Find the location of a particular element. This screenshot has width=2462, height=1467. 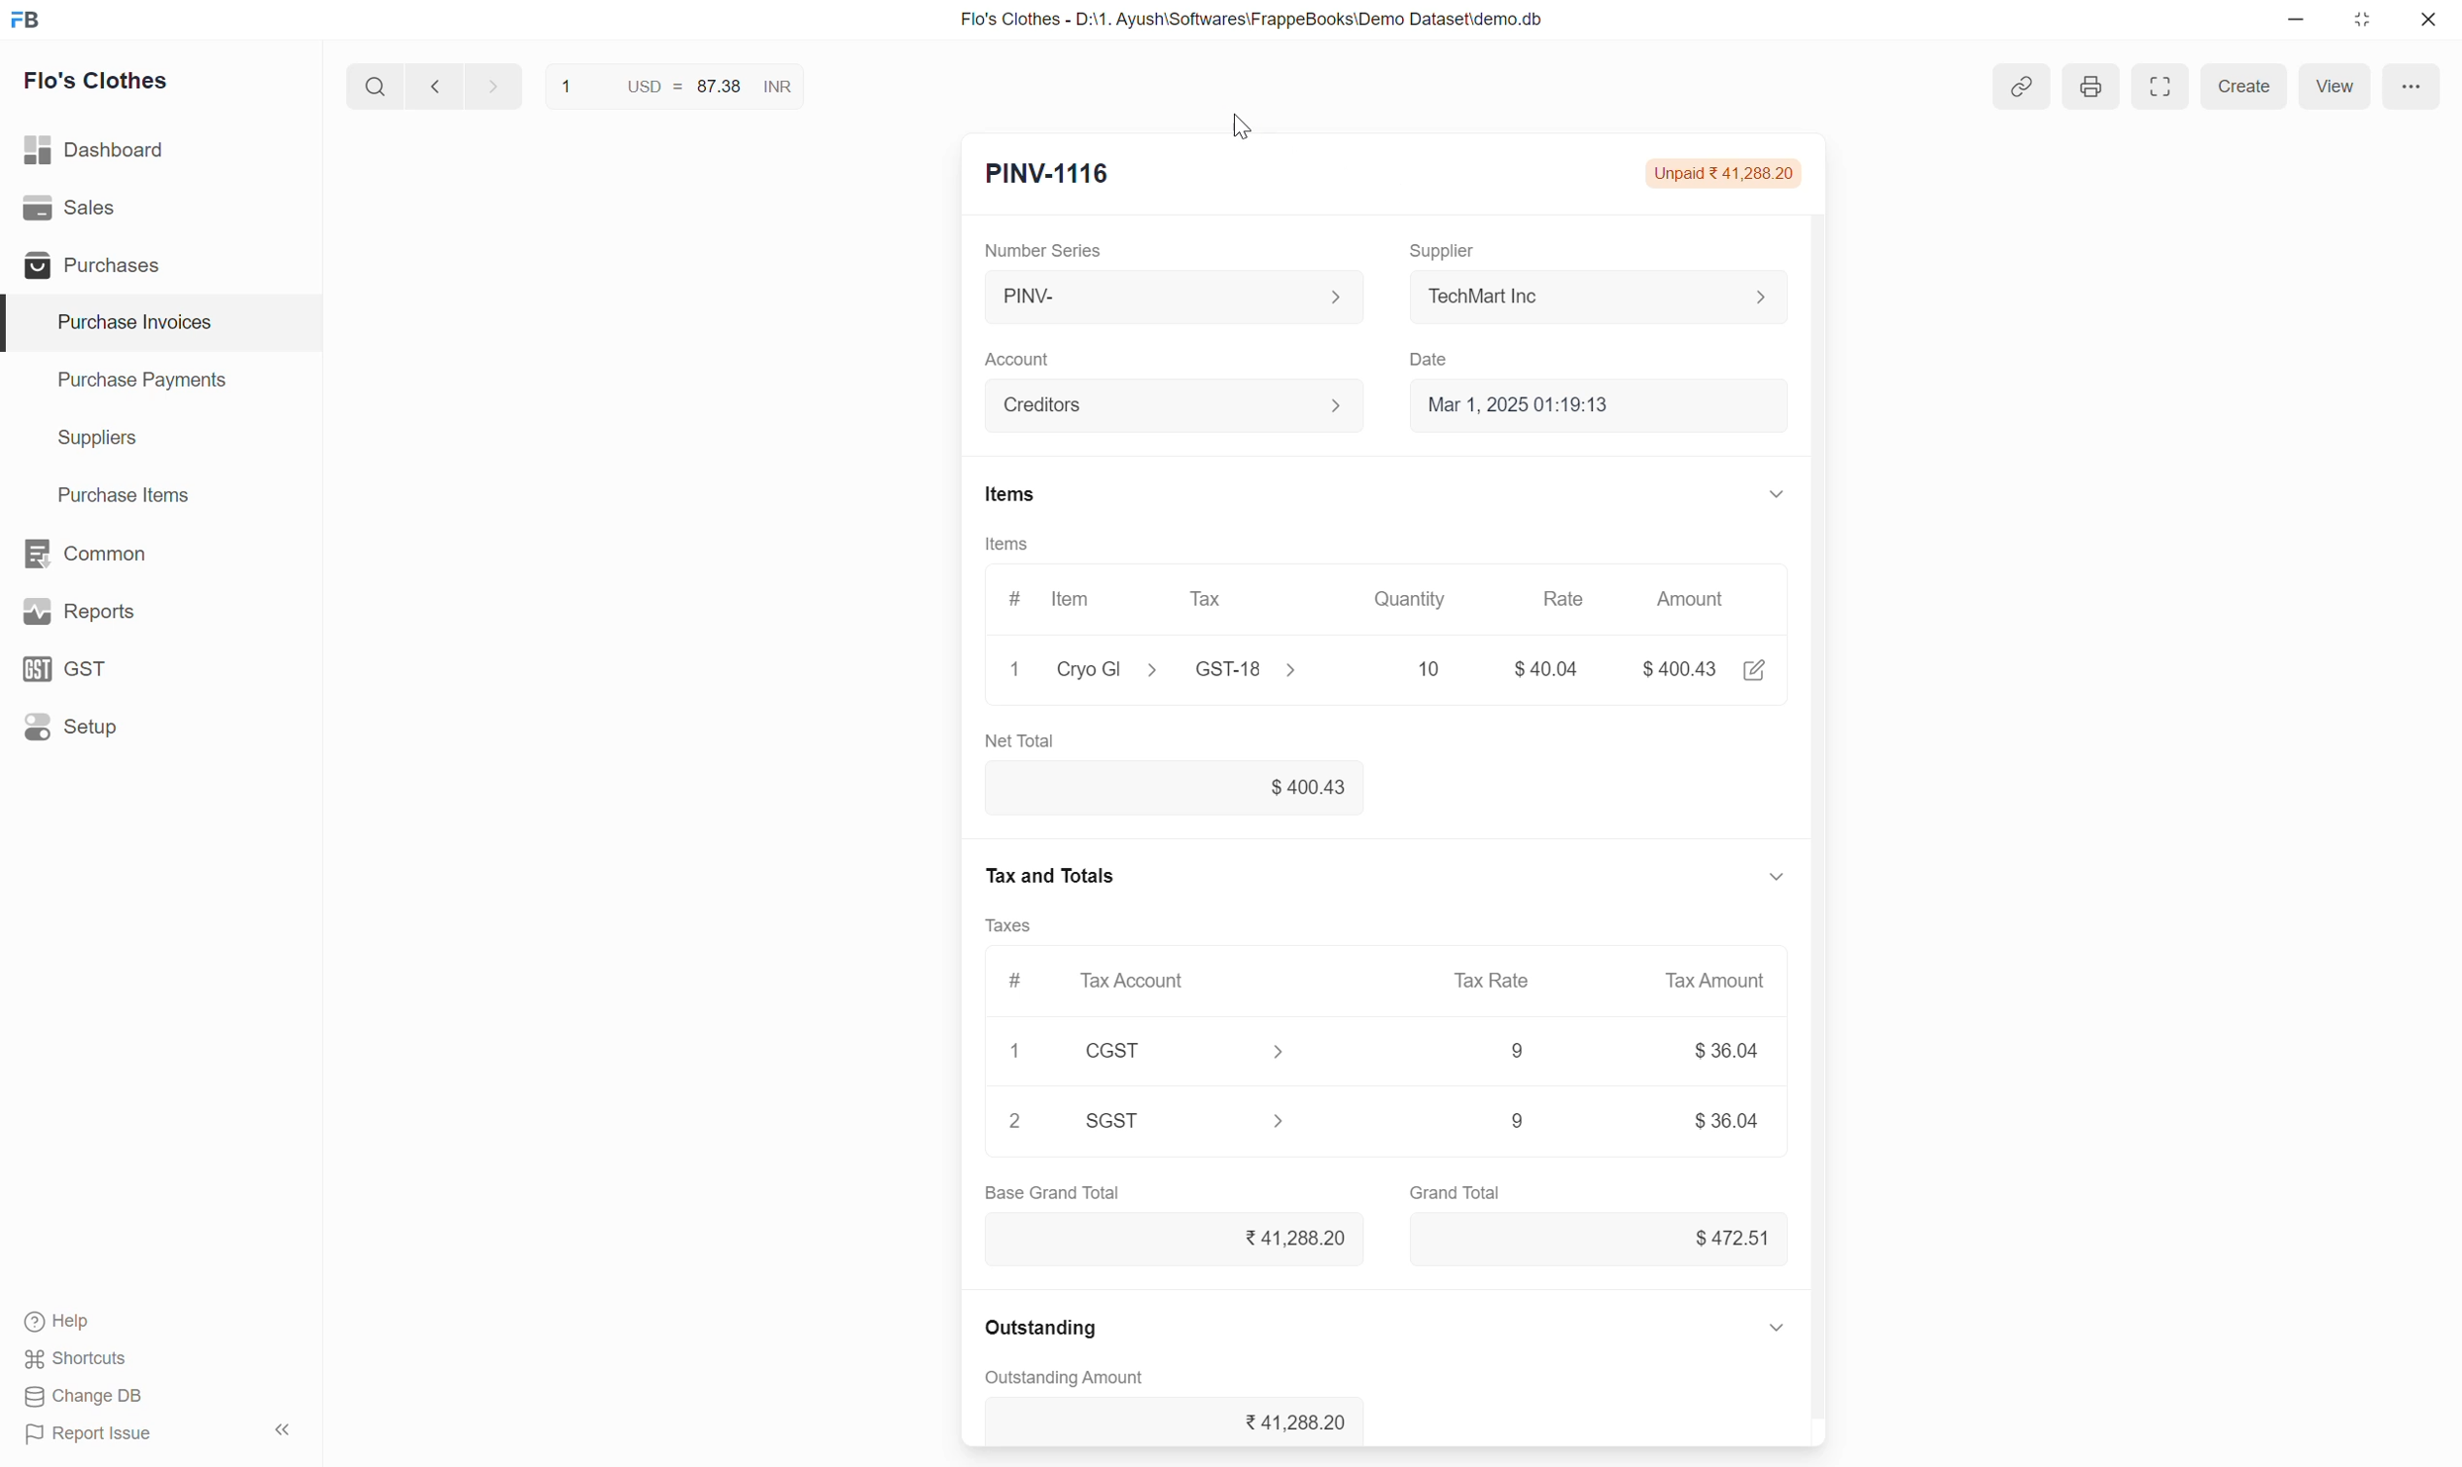

Flo's Clothes is located at coordinates (100, 84).